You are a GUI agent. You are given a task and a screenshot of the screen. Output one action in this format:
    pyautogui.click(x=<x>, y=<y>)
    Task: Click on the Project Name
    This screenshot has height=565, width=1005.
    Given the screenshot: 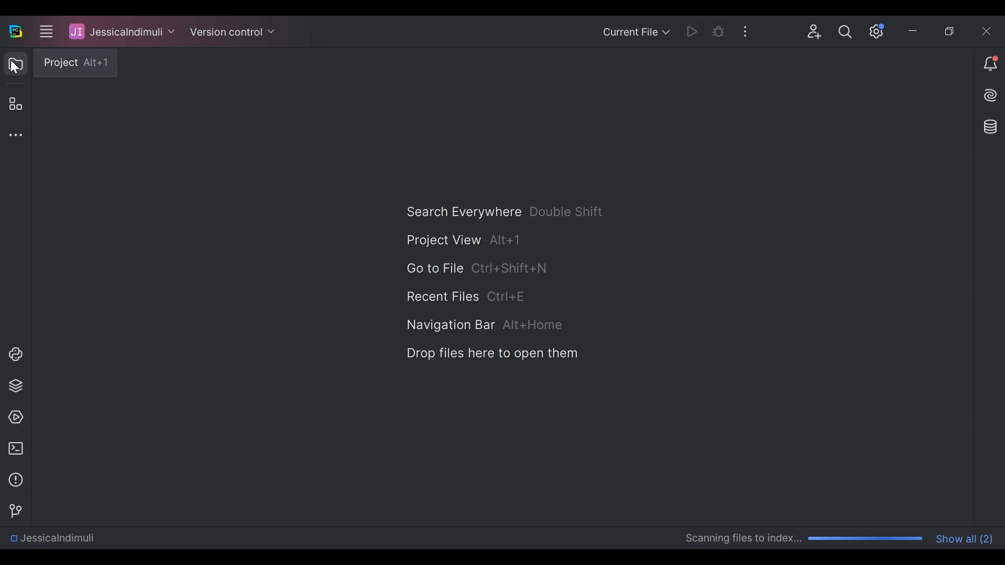 What is the action you would take?
    pyautogui.click(x=120, y=31)
    